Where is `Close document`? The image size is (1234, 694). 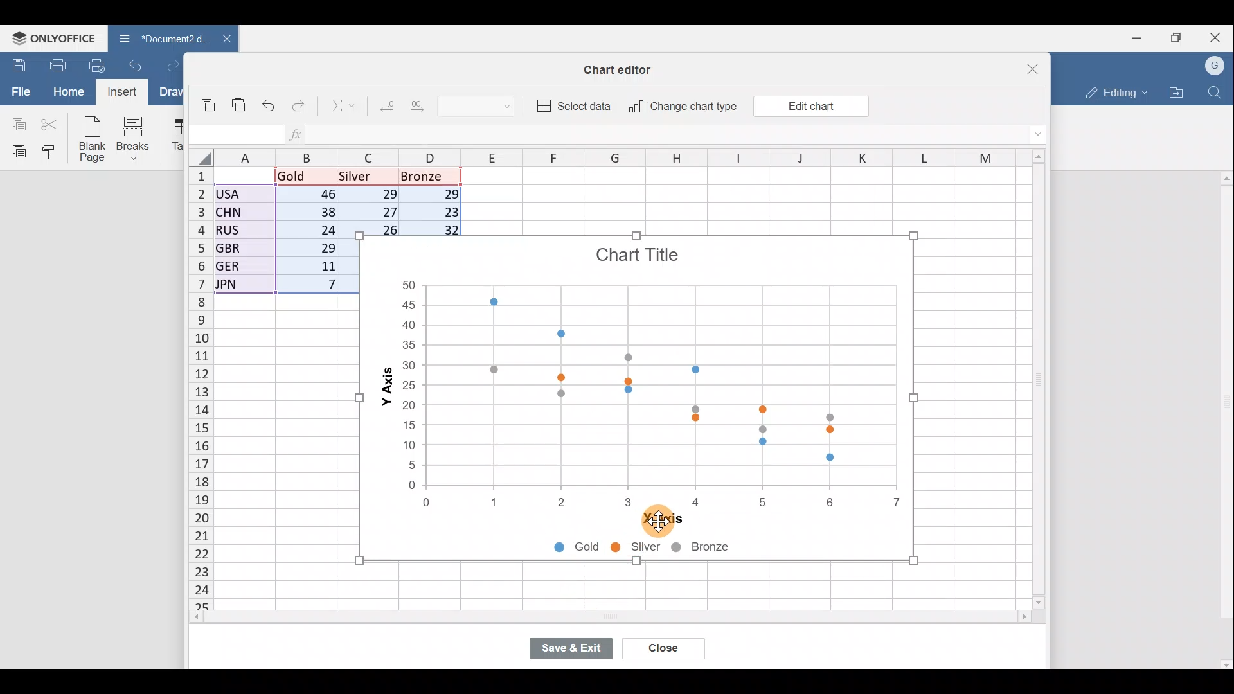
Close document is located at coordinates (222, 40).